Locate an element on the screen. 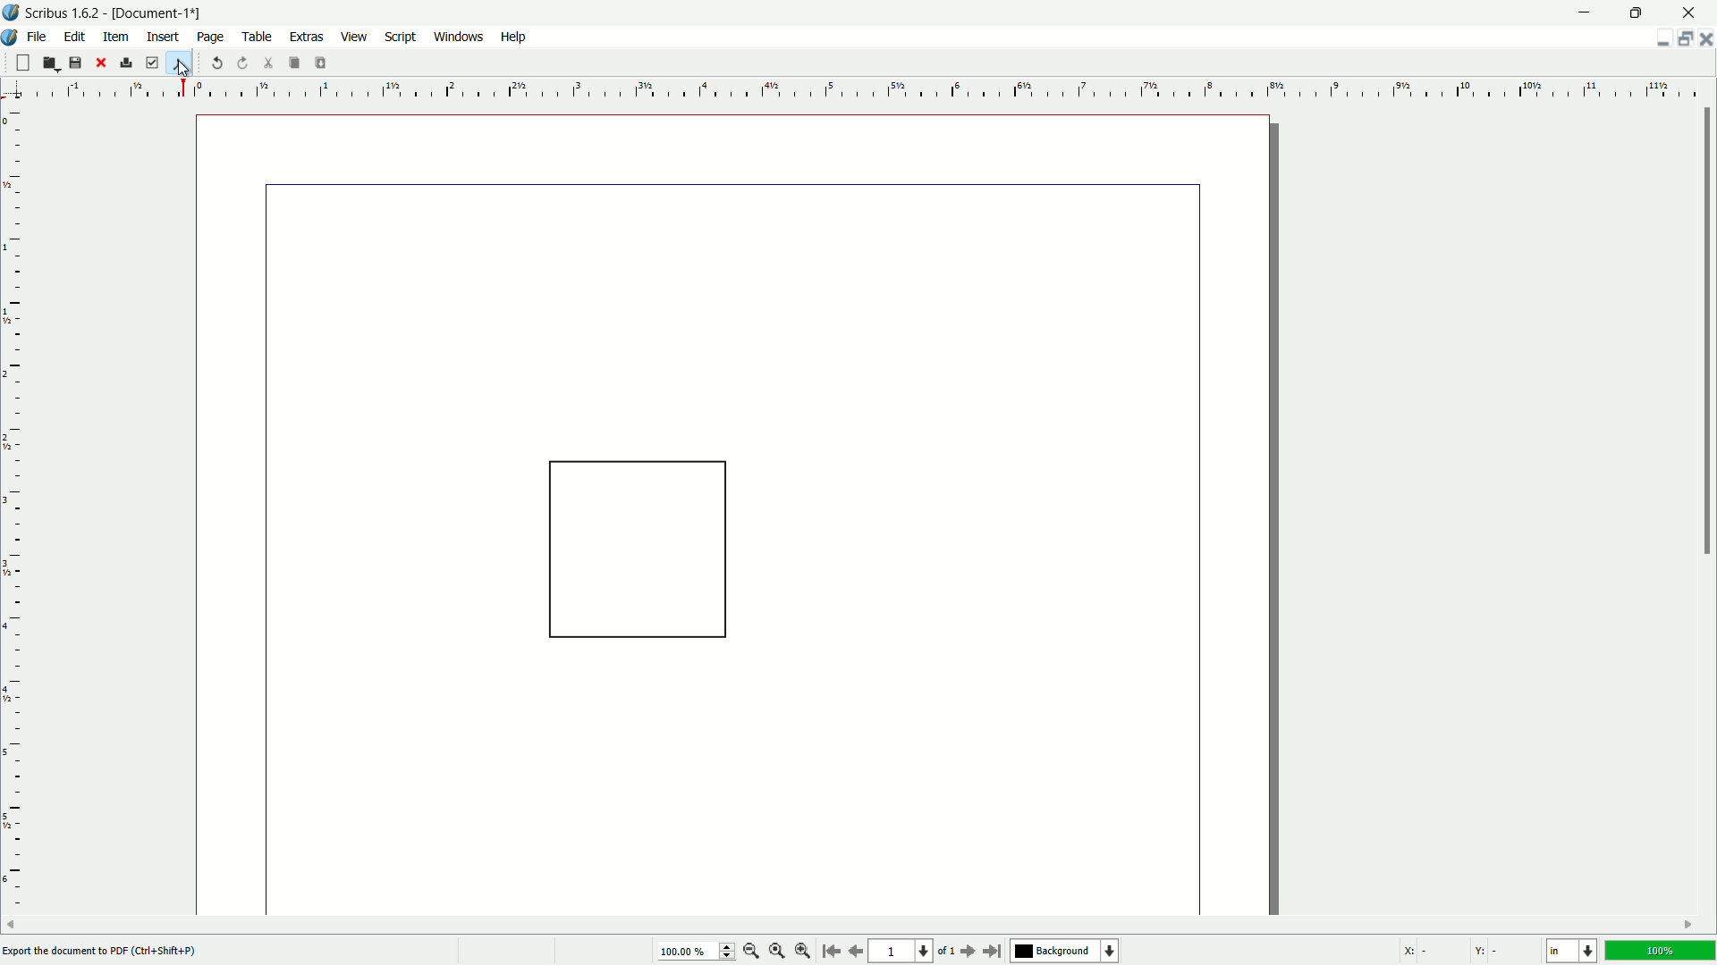  scroll bar is located at coordinates (1705, 331).